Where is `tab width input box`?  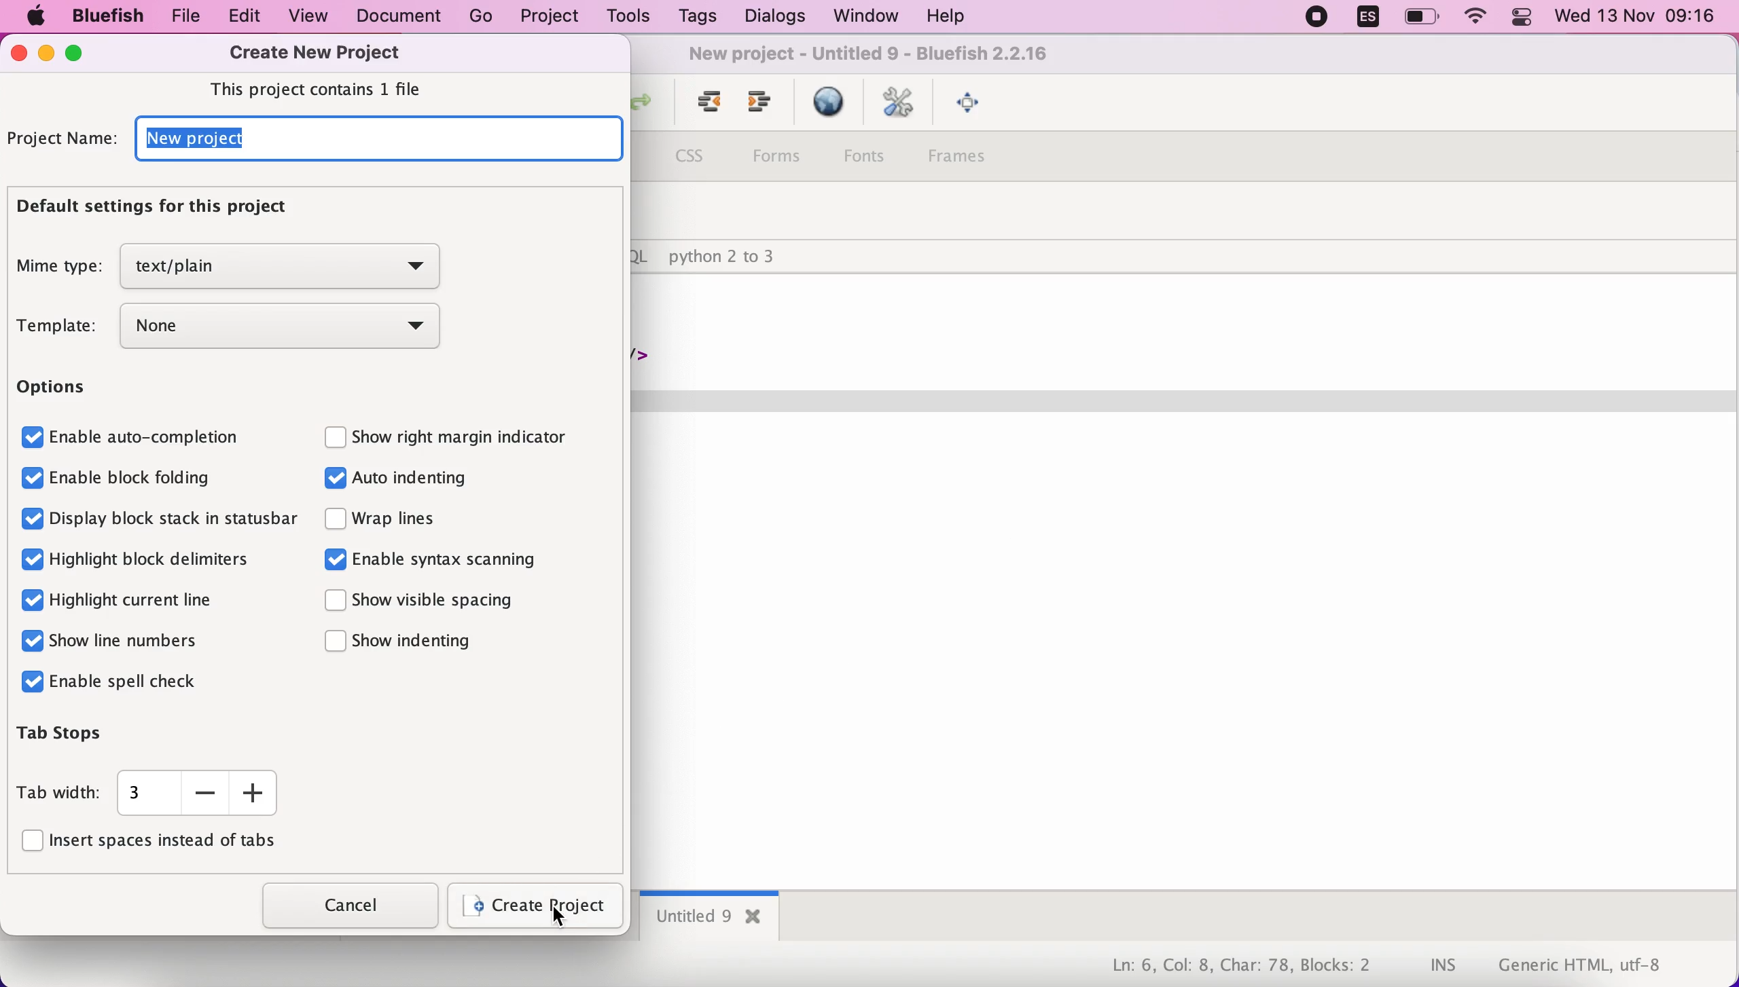 tab width input box is located at coordinates (144, 794).